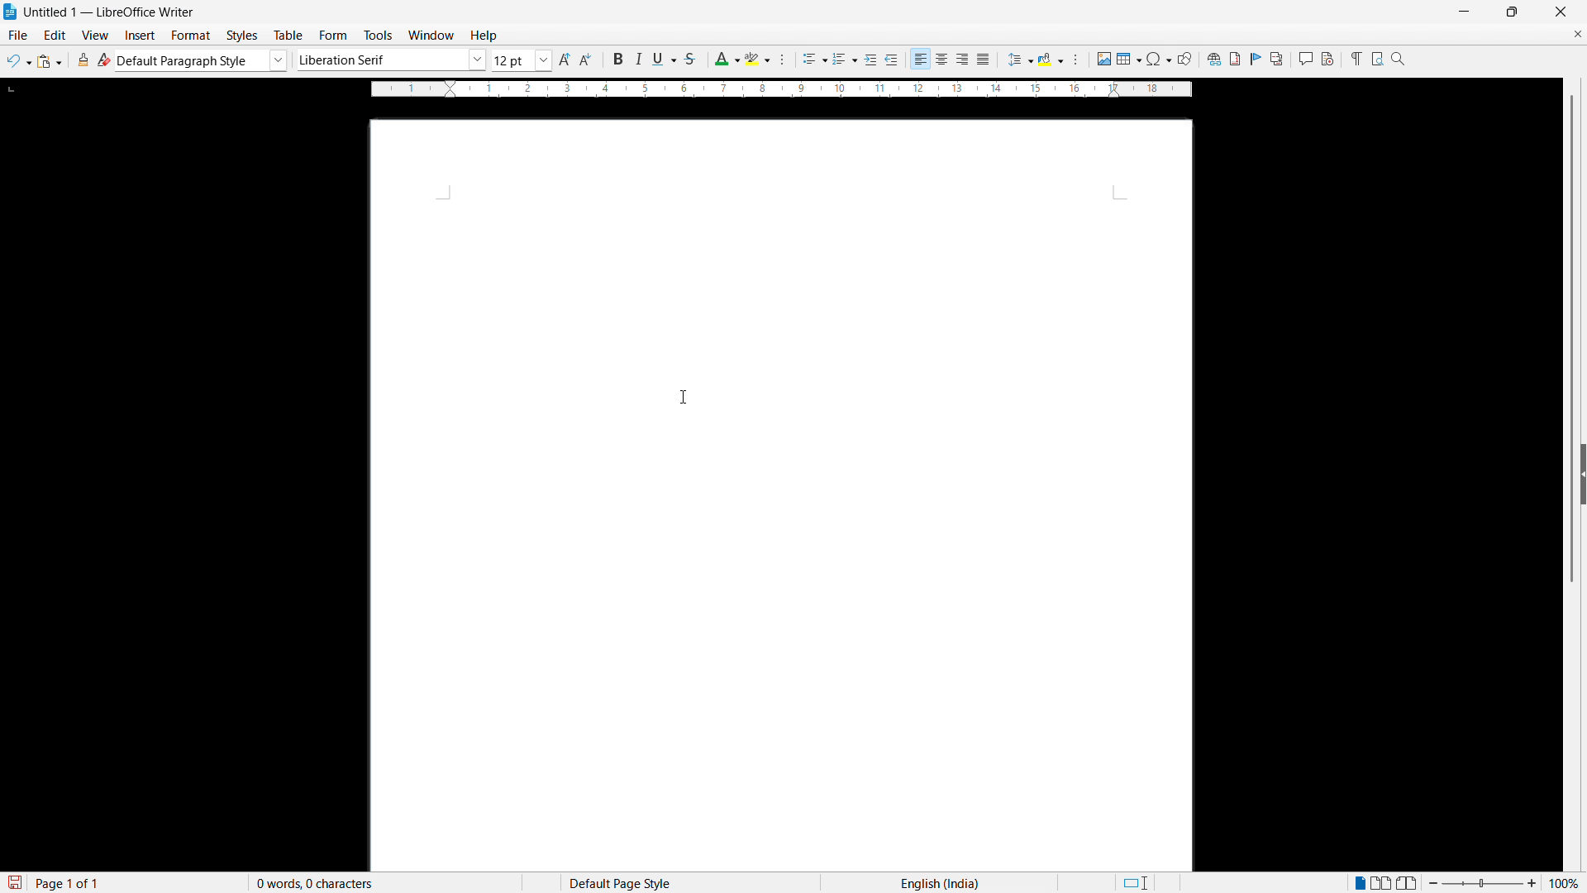 Image resolution: width=1587 pixels, height=893 pixels. What do you see at coordinates (1408, 883) in the screenshot?
I see `Bookview ` at bounding box center [1408, 883].